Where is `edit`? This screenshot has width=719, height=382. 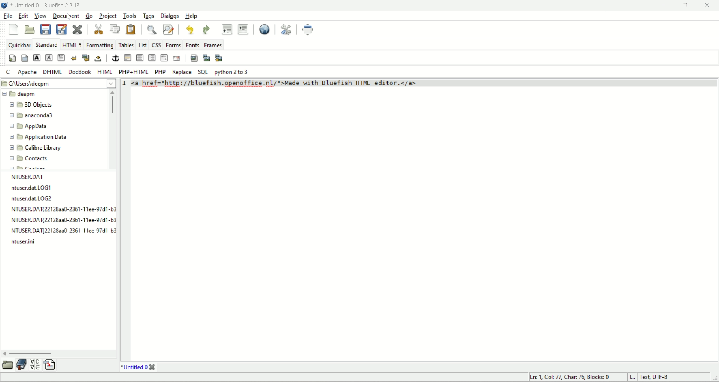
edit is located at coordinates (24, 16).